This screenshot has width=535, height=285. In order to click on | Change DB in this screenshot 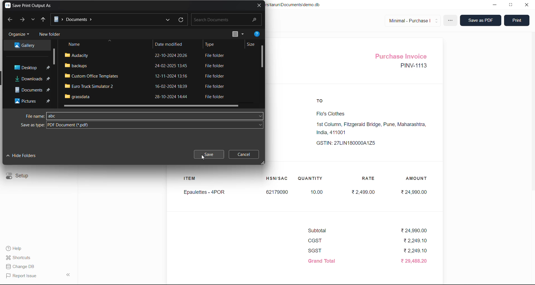, I will do `click(21, 266)`.